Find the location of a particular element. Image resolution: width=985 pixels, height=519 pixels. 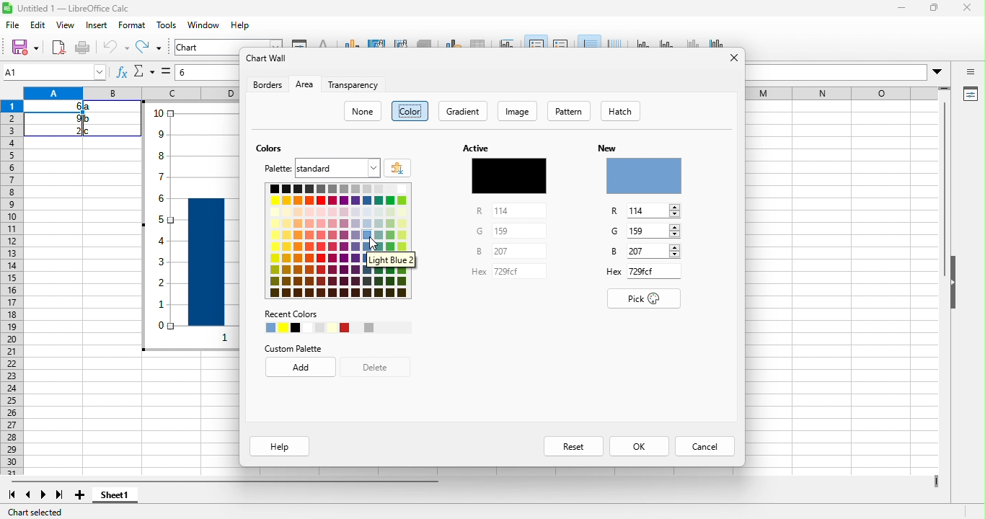

B is located at coordinates (480, 253).